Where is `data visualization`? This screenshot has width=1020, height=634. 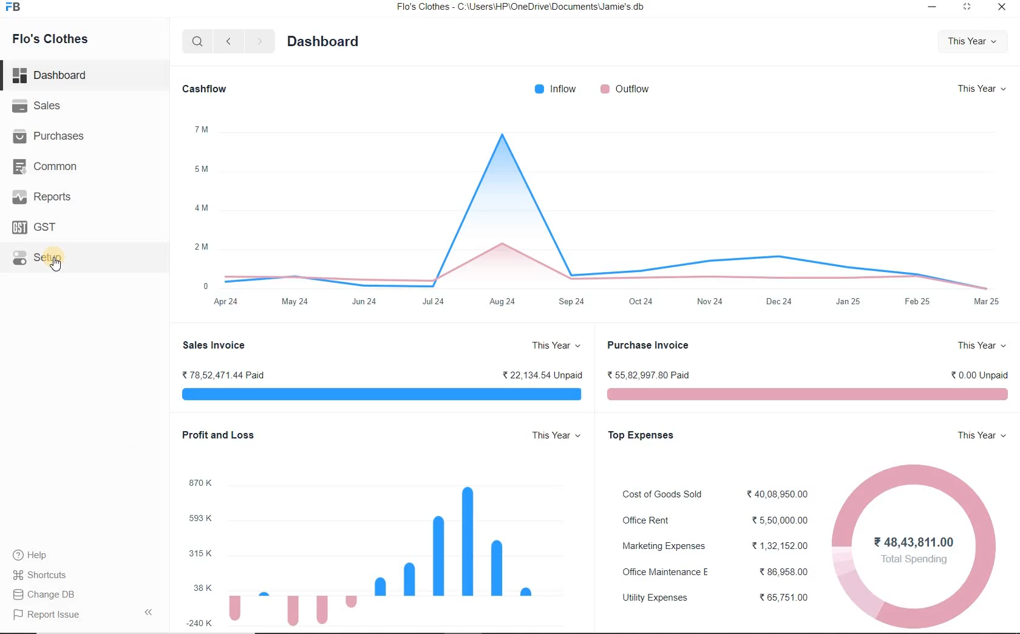 data visualization is located at coordinates (410, 553).